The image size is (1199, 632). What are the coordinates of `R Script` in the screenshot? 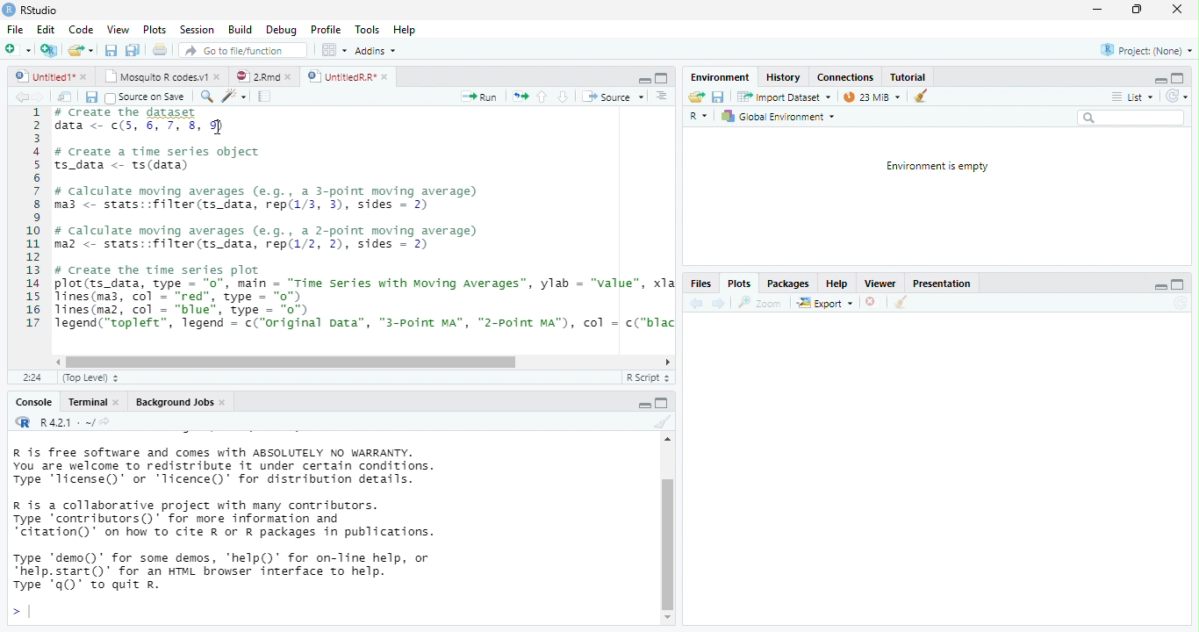 It's located at (646, 377).